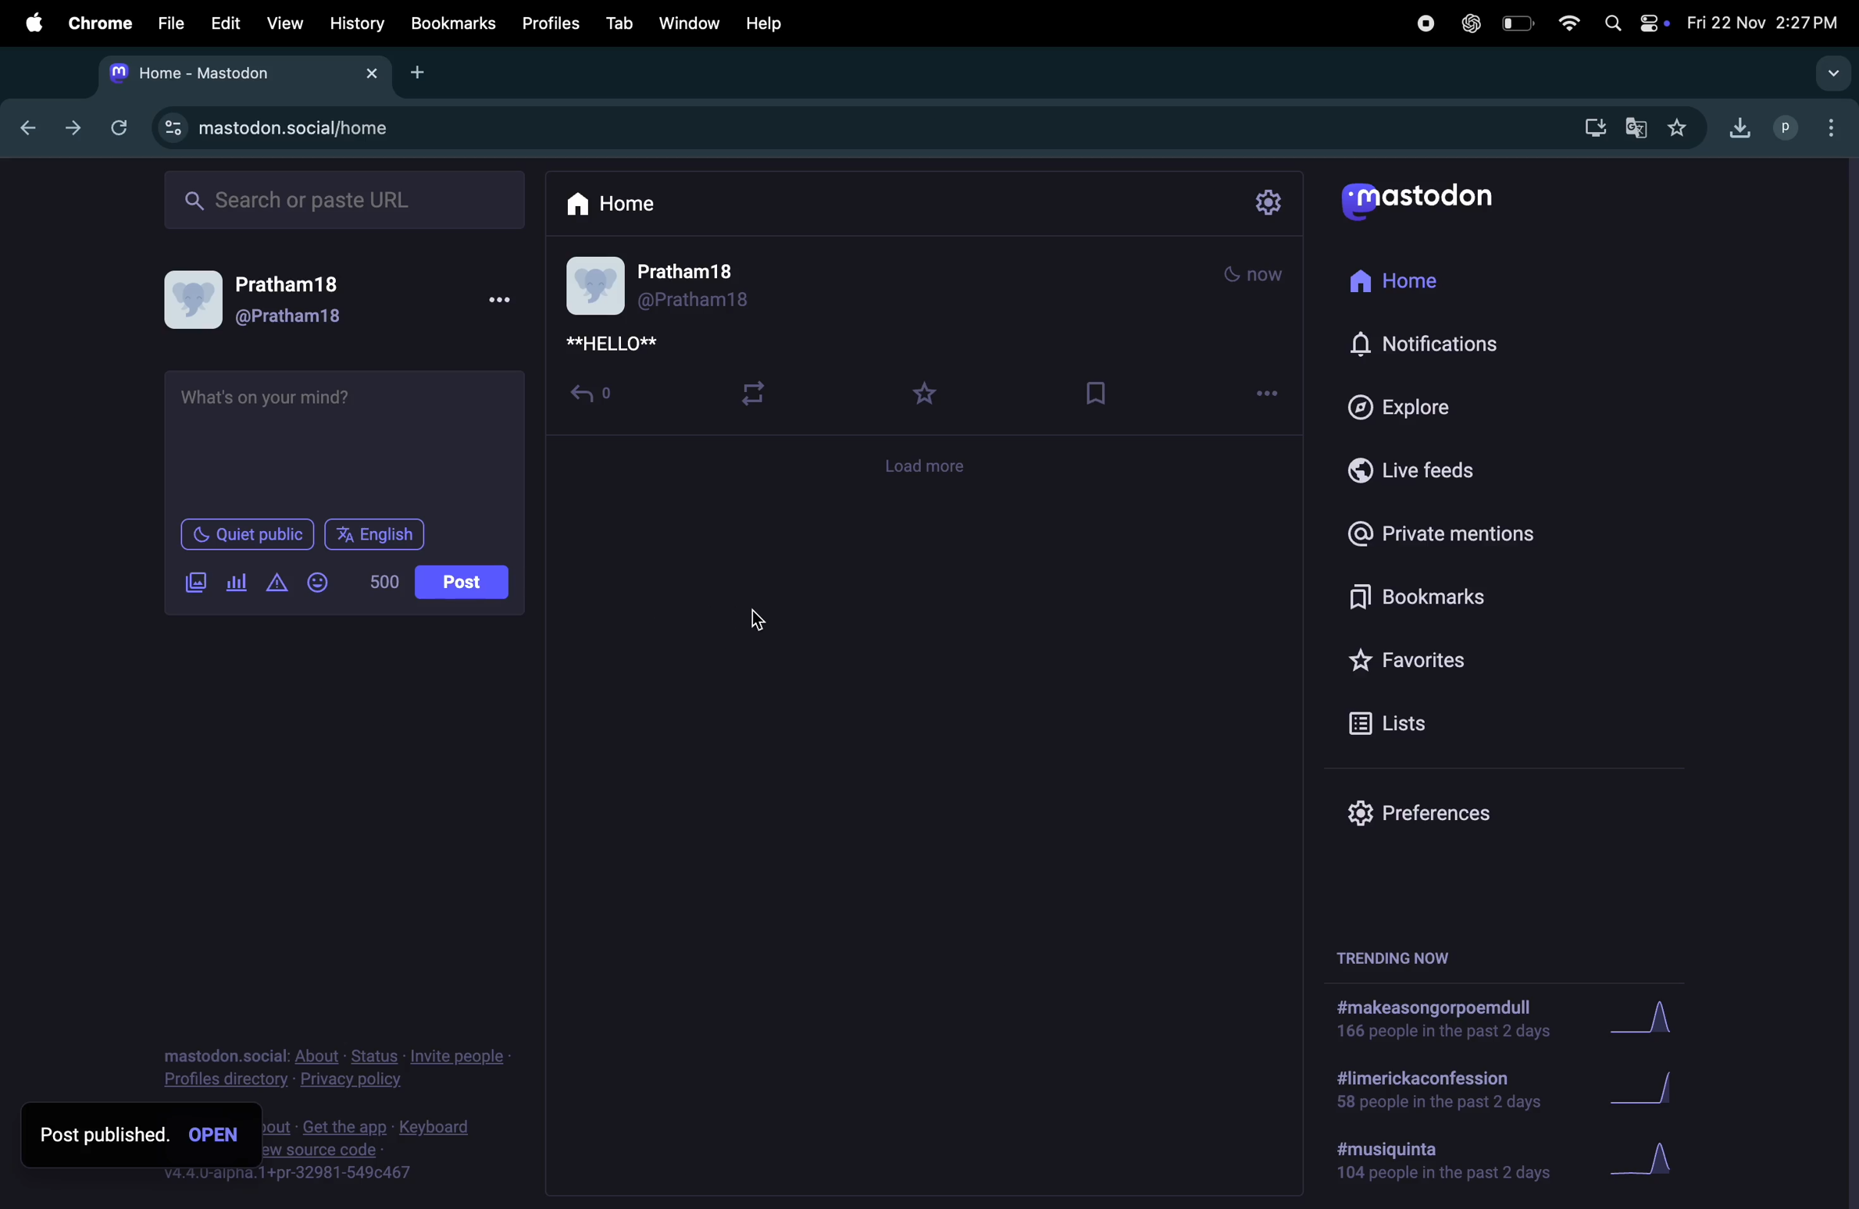 The width and height of the screenshot is (1859, 1209). Describe the element at coordinates (464, 581) in the screenshot. I see `posts` at that location.